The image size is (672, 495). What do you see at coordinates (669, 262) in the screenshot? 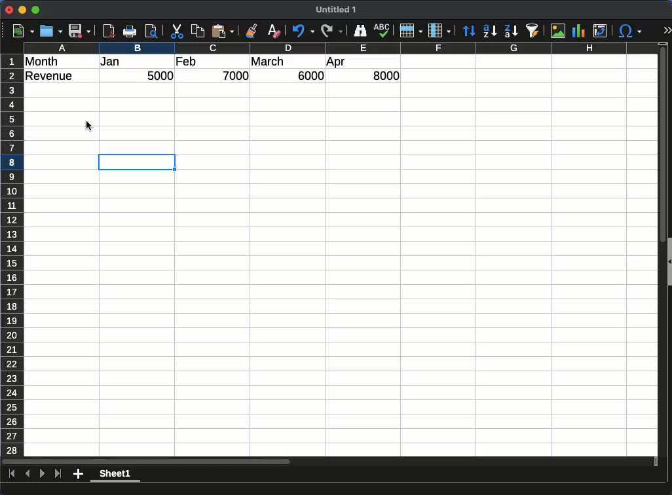
I see `Collapse/Expand` at bounding box center [669, 262].